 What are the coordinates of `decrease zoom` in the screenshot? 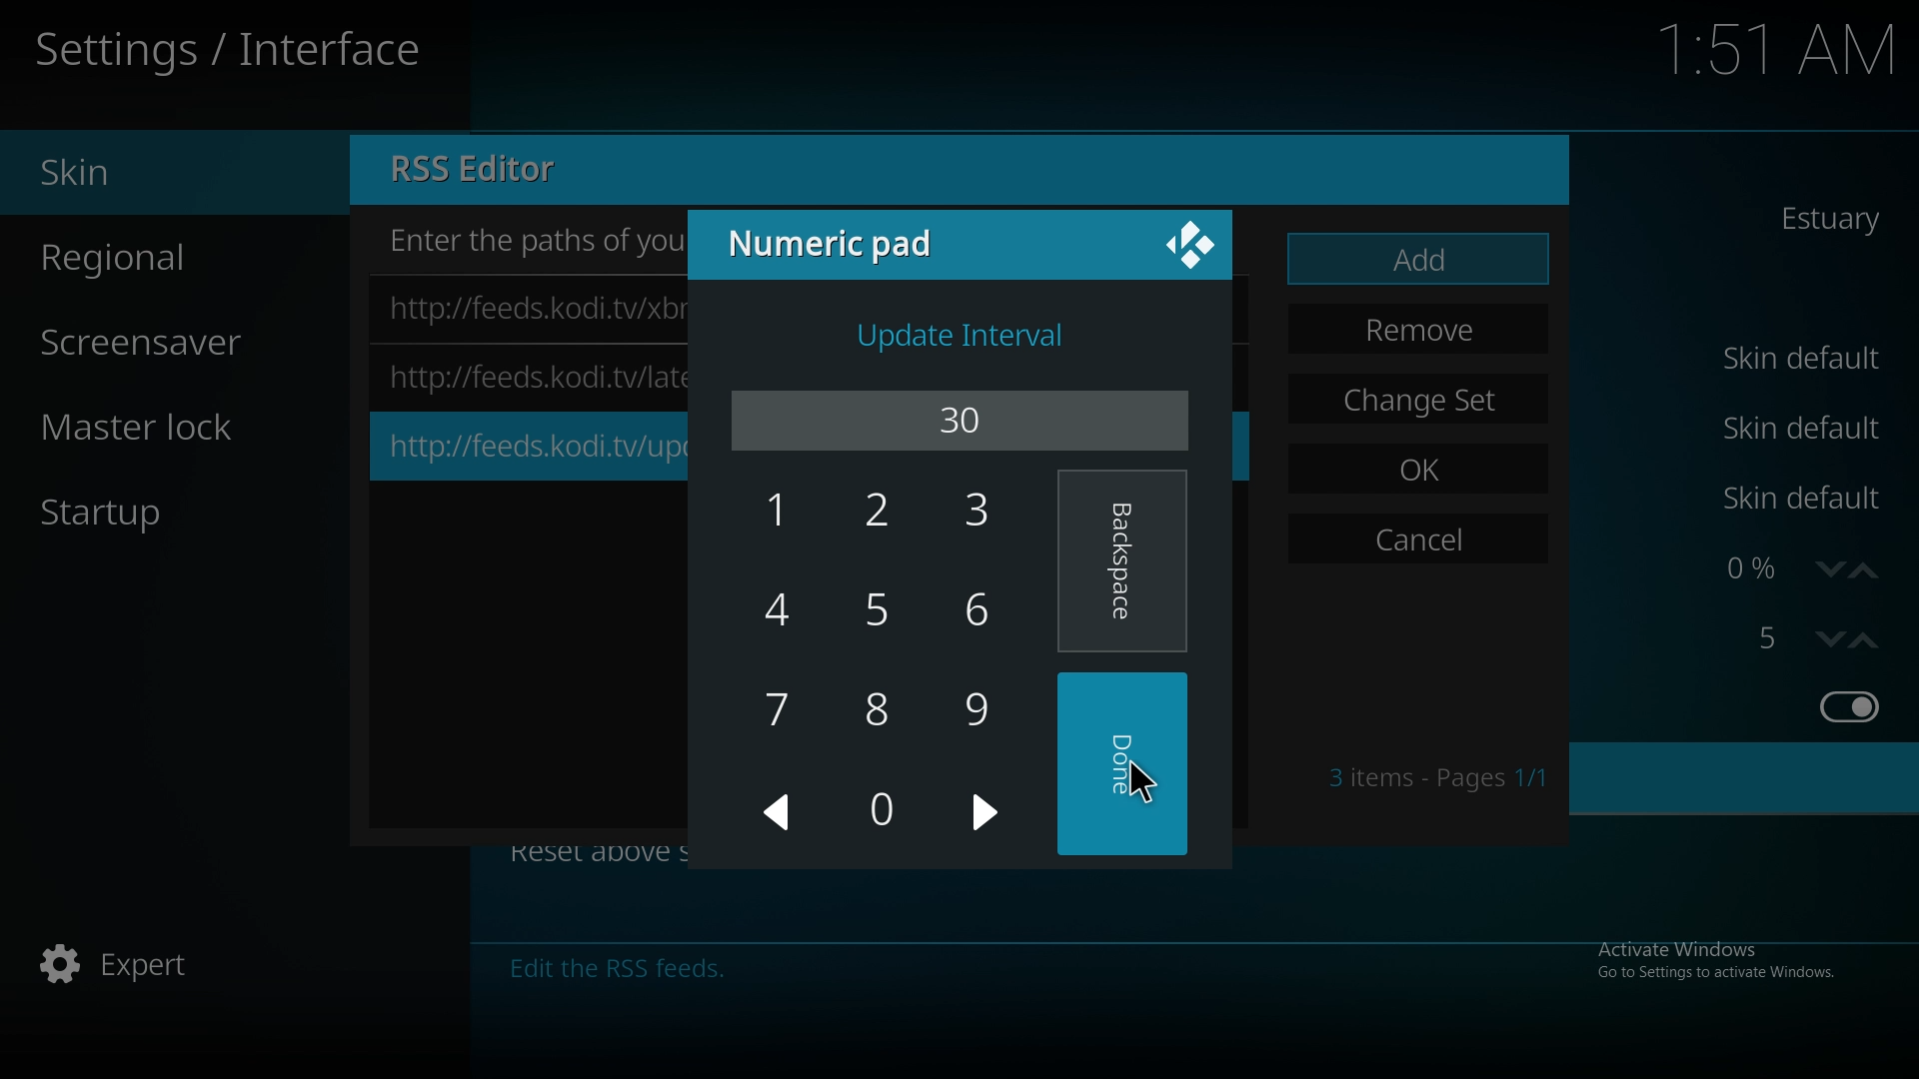 It's located at (1825, 571).